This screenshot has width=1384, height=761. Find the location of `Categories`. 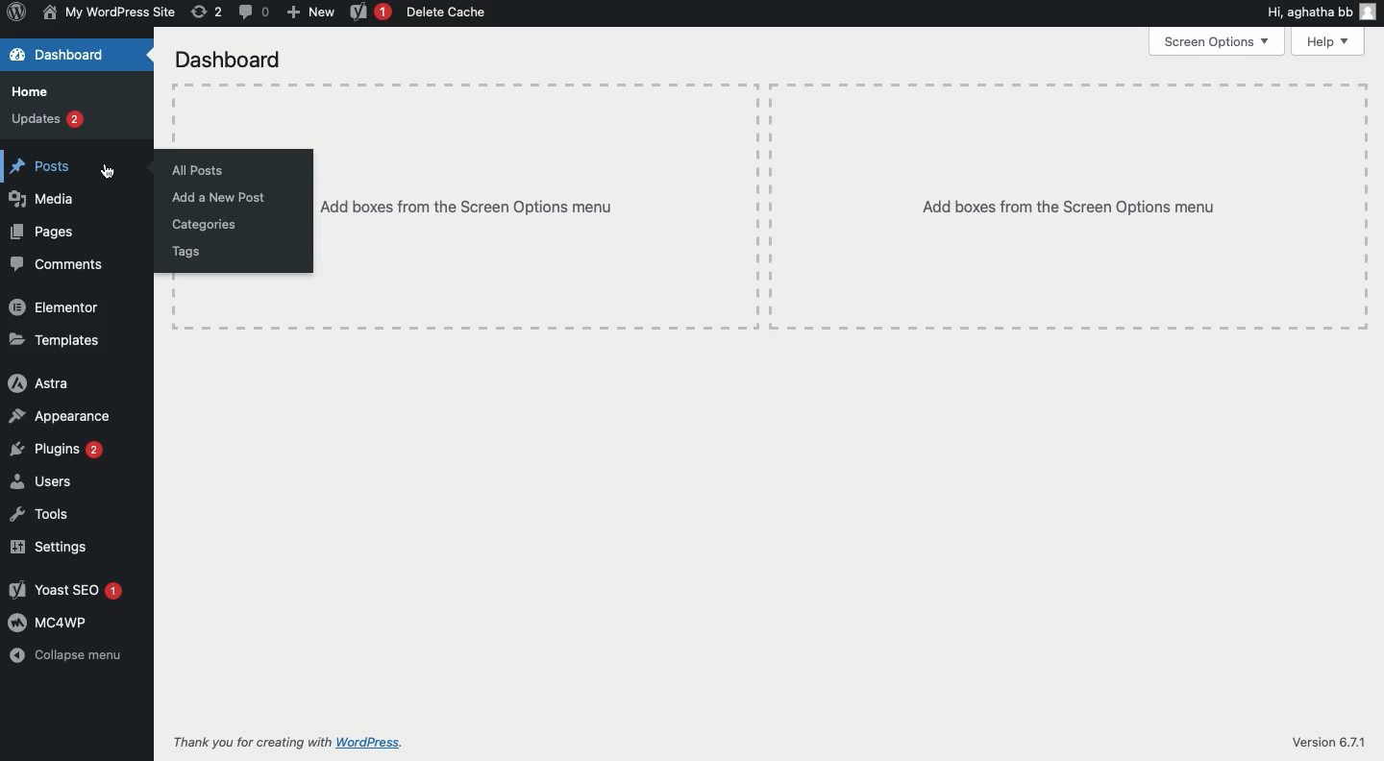

Categories is located at coordinates (205, 226).